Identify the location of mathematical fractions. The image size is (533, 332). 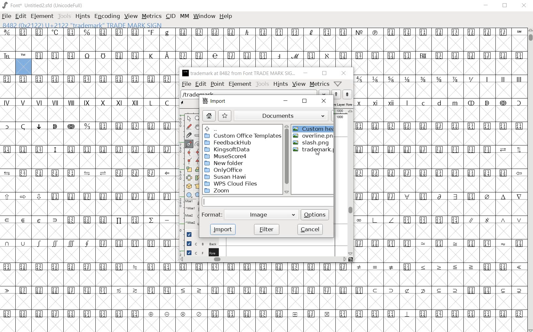
(415, 85).